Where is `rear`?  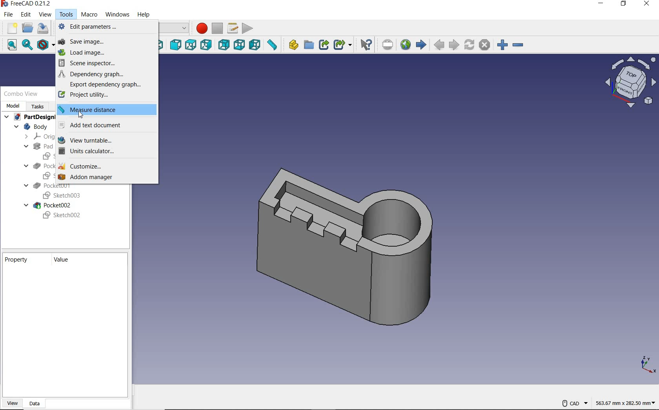
rear is located at coordinates (223, 46).